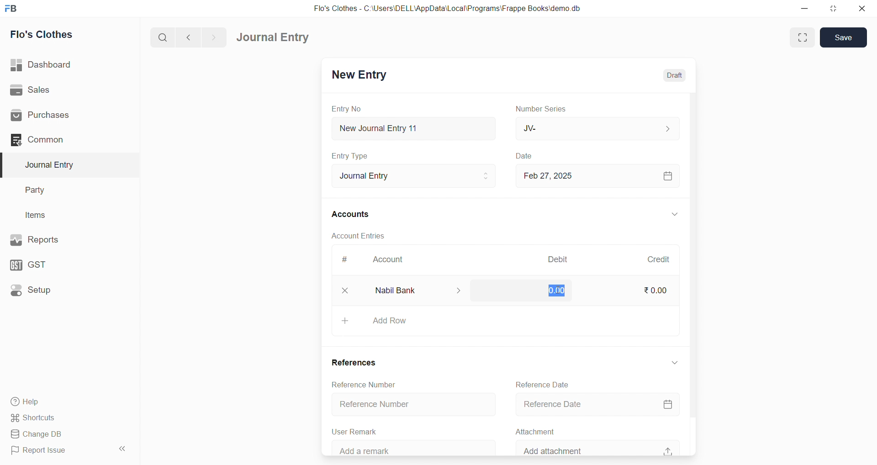 The image size is (877, 465). What do you see at coordinates (413, 402) in the screenshot?
I see `Reference Number` at bounding box center [413, 402].